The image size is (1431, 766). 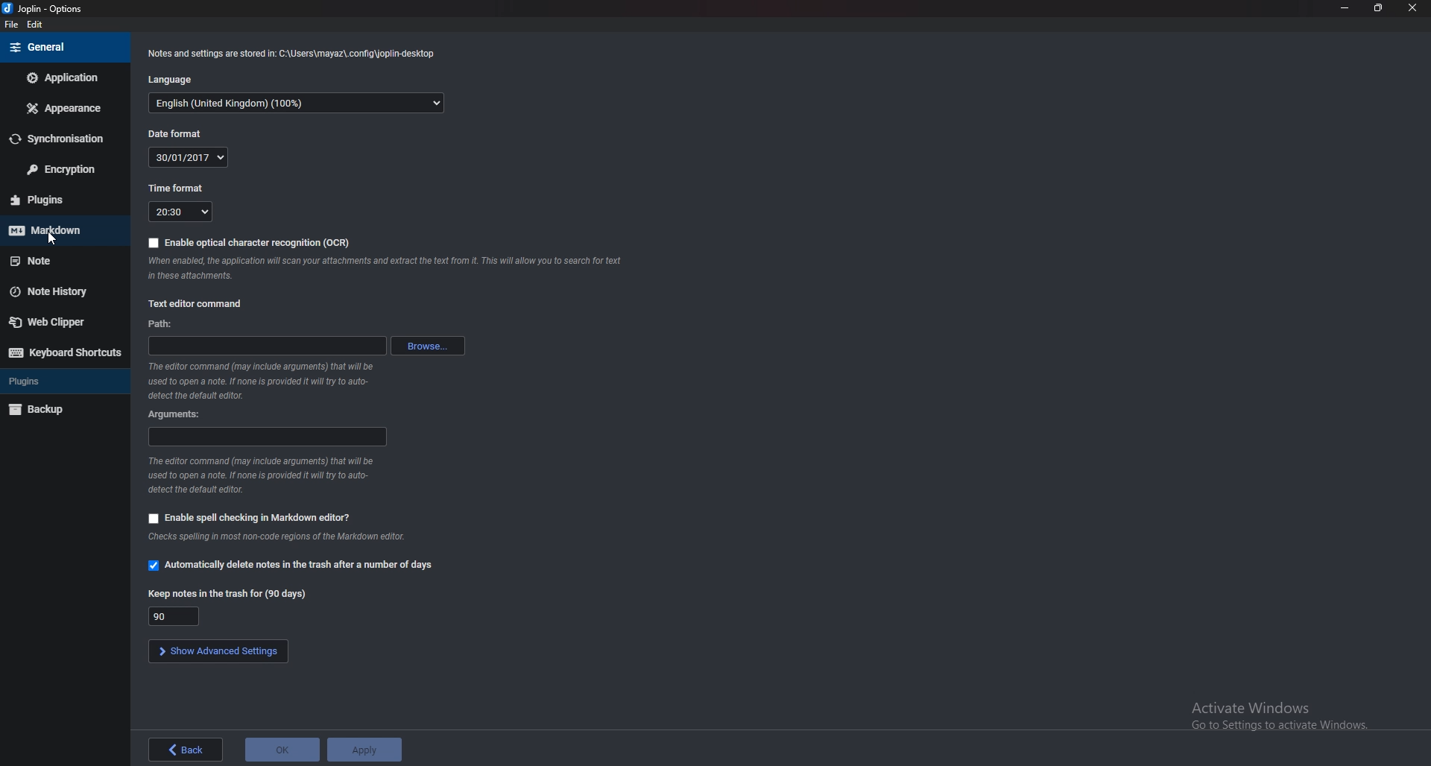 What do you see at coordinates (174, 616) in the screenshot?
I see `Keep notes in trash for` at bounding box center [174, 616].